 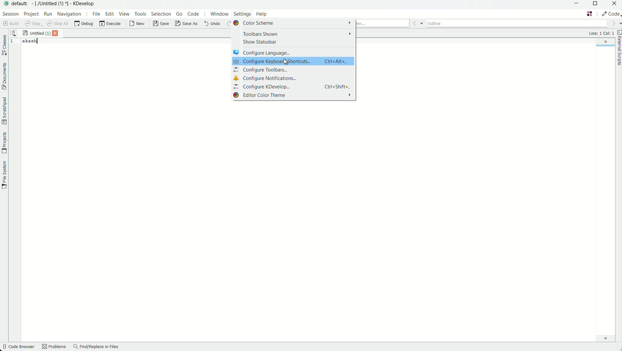 What do you see at coordinates (84, 24) in the screenshot?
I see `debug` at bounding box center [84, 24].